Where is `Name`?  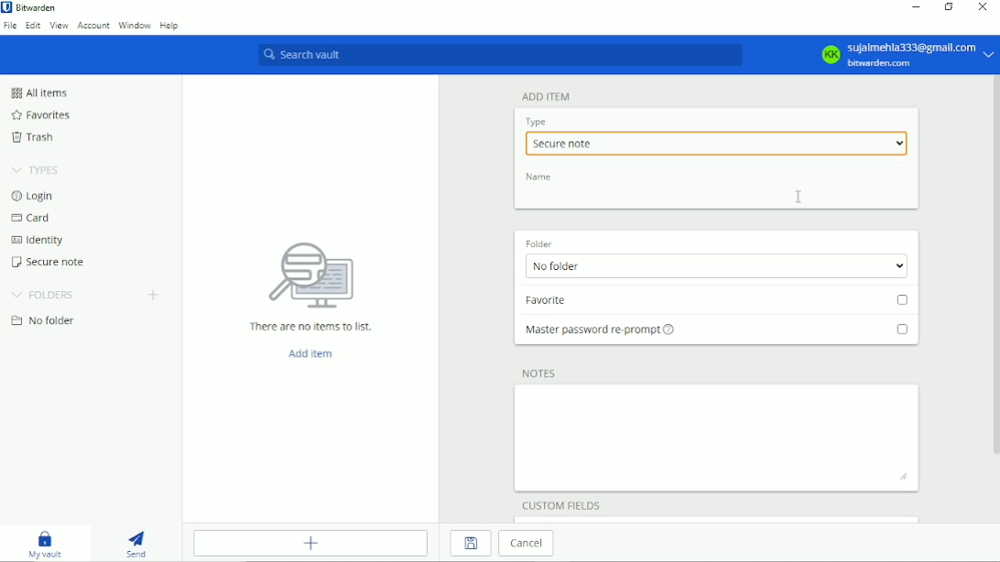 Name is located at coordinates (540, 177).